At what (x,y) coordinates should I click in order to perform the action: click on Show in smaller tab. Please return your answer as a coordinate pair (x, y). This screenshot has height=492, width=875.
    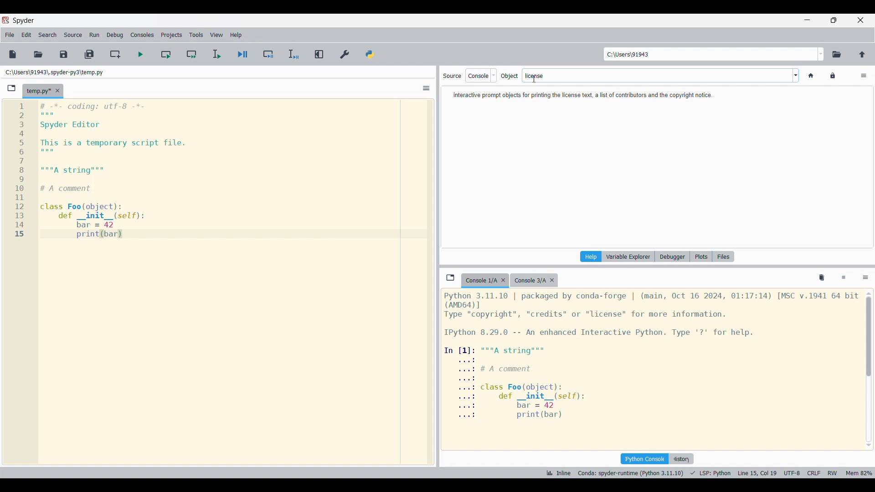
    Looking at the image, I should click on (834, 20).